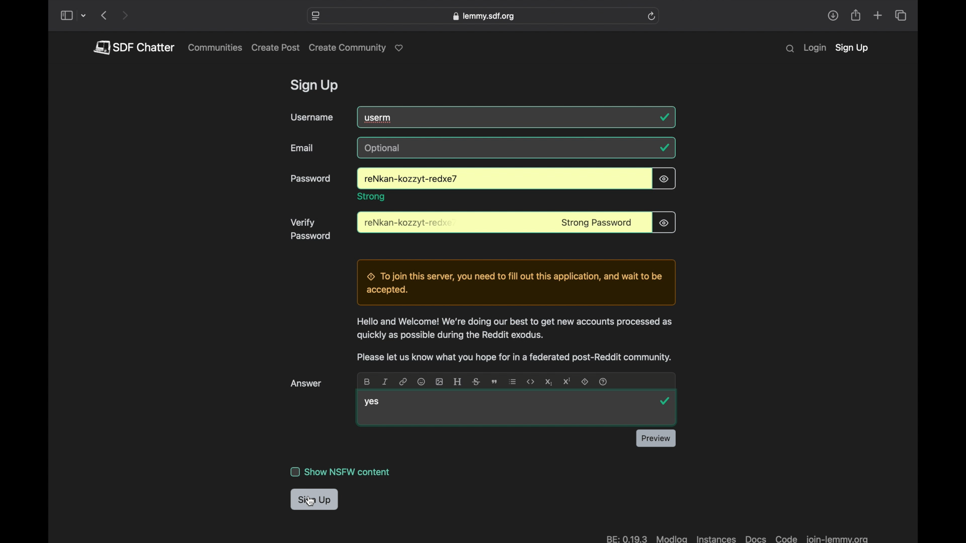 The image size is (966, 543). What do you see at coordinates (756, 537) in the screenshot?
I see `docs` at bounding box center [756, 537].